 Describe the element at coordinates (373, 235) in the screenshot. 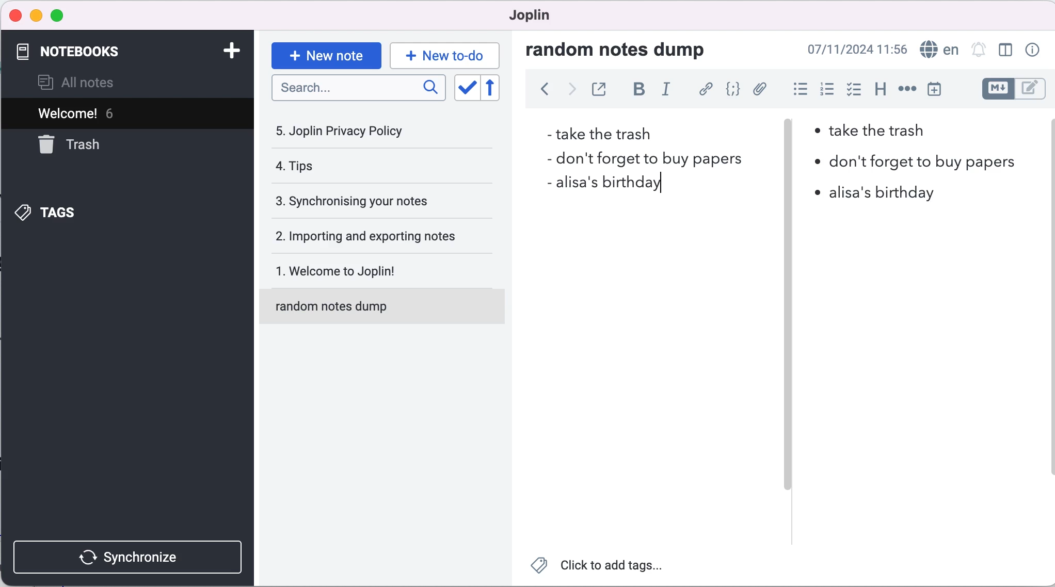

I see `importing and exporting notes` at that location.